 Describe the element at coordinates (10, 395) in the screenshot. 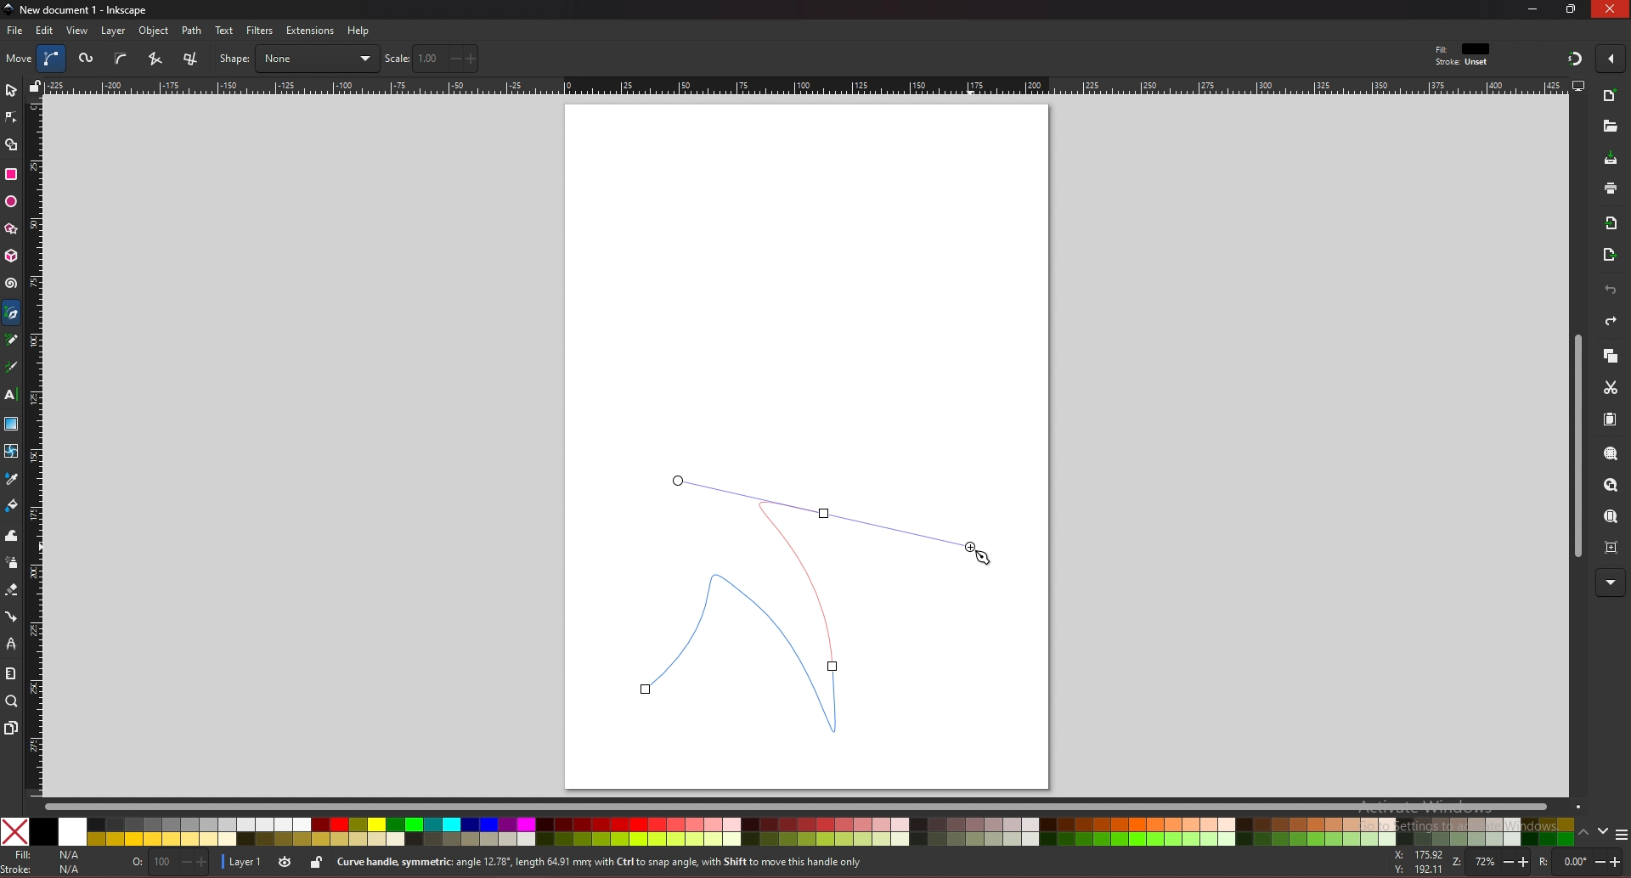

I see `text` at that location.